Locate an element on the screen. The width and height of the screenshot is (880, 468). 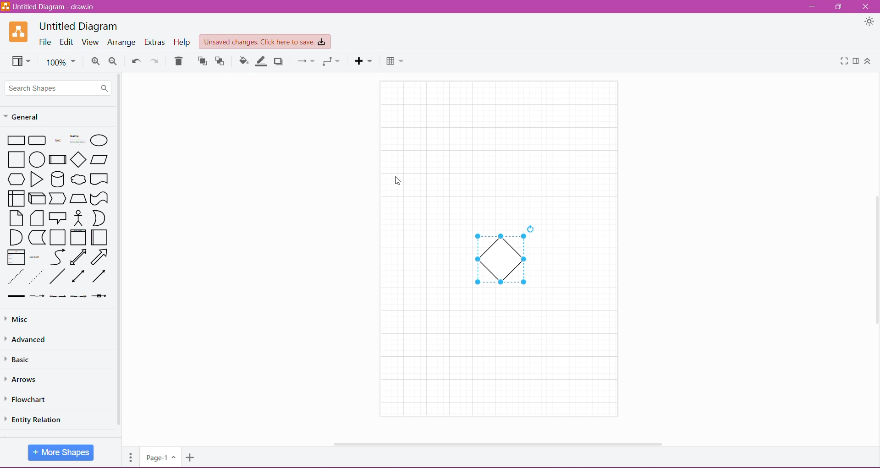
Expand/Collapse is located at coordinates (869, 62).